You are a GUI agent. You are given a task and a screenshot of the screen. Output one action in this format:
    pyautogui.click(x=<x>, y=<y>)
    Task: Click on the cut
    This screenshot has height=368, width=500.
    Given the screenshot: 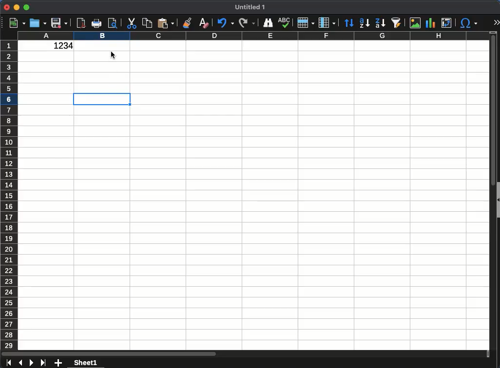 What is the action you would take?
    pyautogui.click(x=131, y=23)
    